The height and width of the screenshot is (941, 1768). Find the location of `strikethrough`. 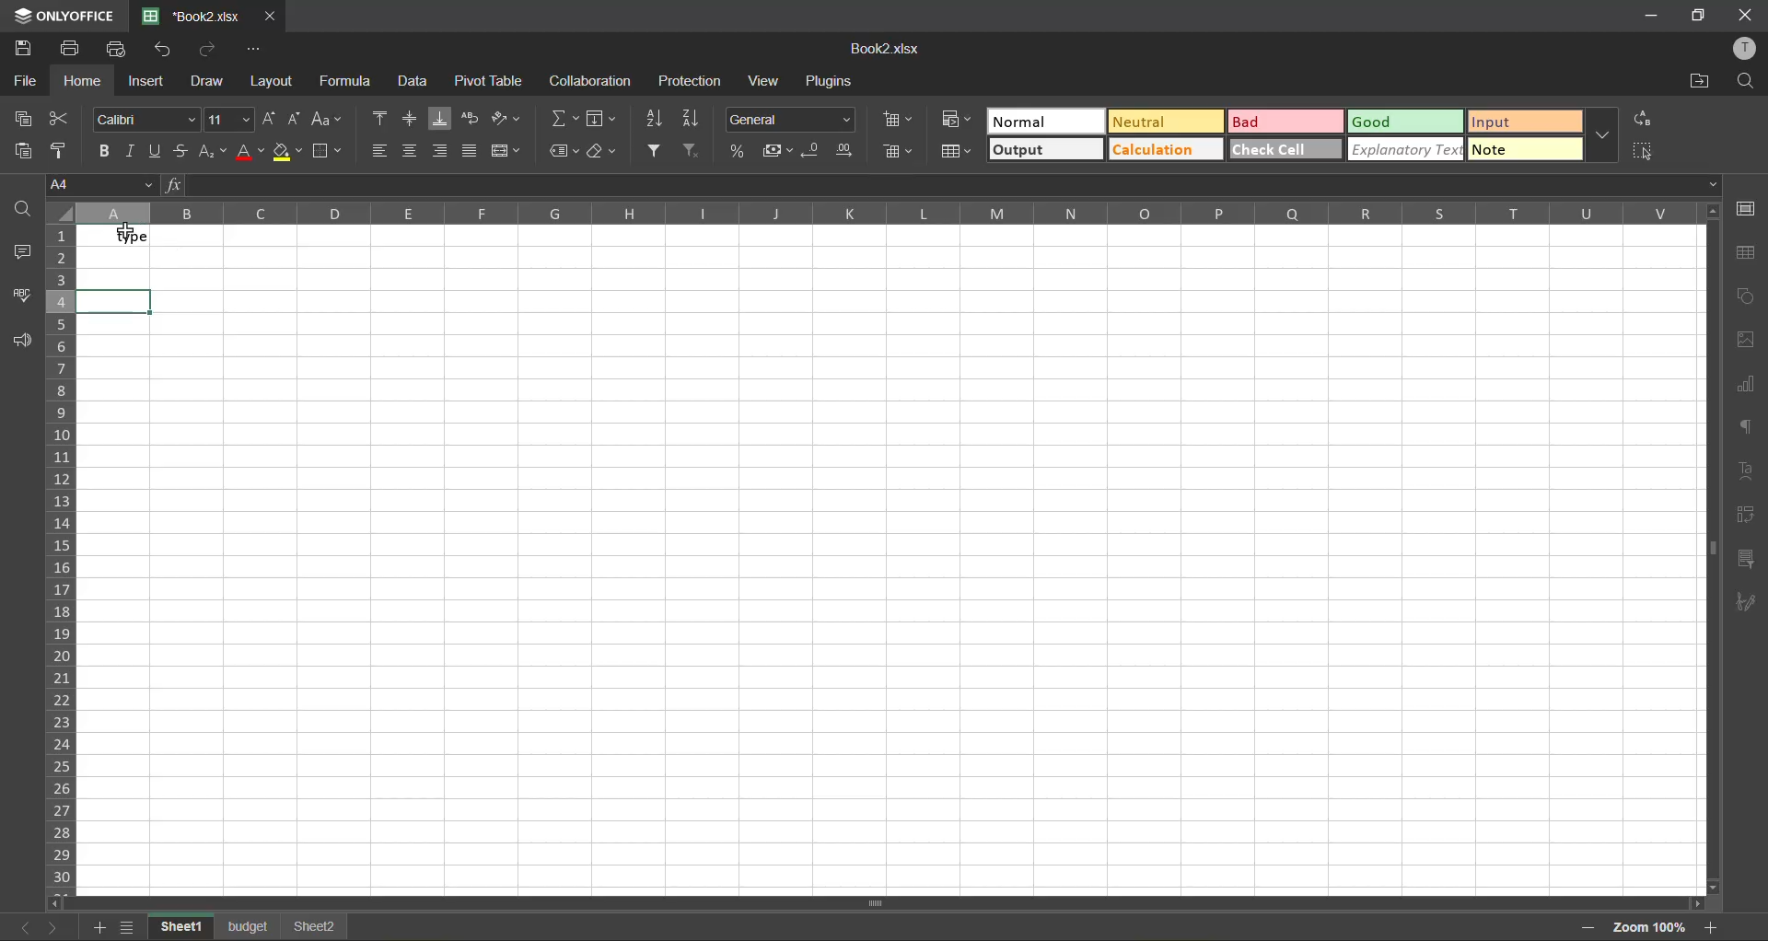

strikethrough is located at coordinates (186, 151).